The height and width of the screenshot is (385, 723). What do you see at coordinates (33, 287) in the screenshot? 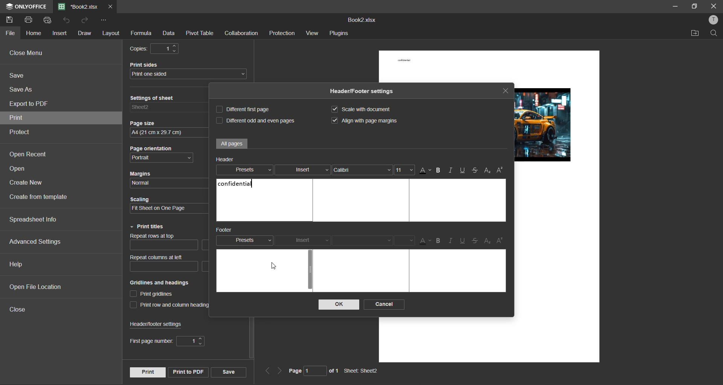
I see `open file location` at bounding box center [33, 287].